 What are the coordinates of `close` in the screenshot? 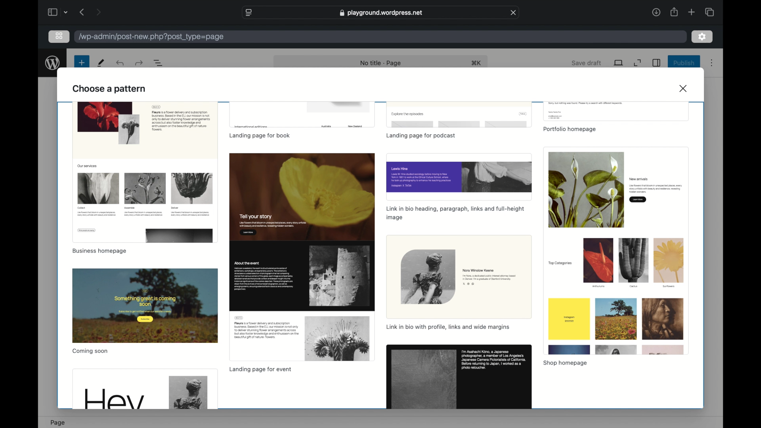 It's located at (514, 13).